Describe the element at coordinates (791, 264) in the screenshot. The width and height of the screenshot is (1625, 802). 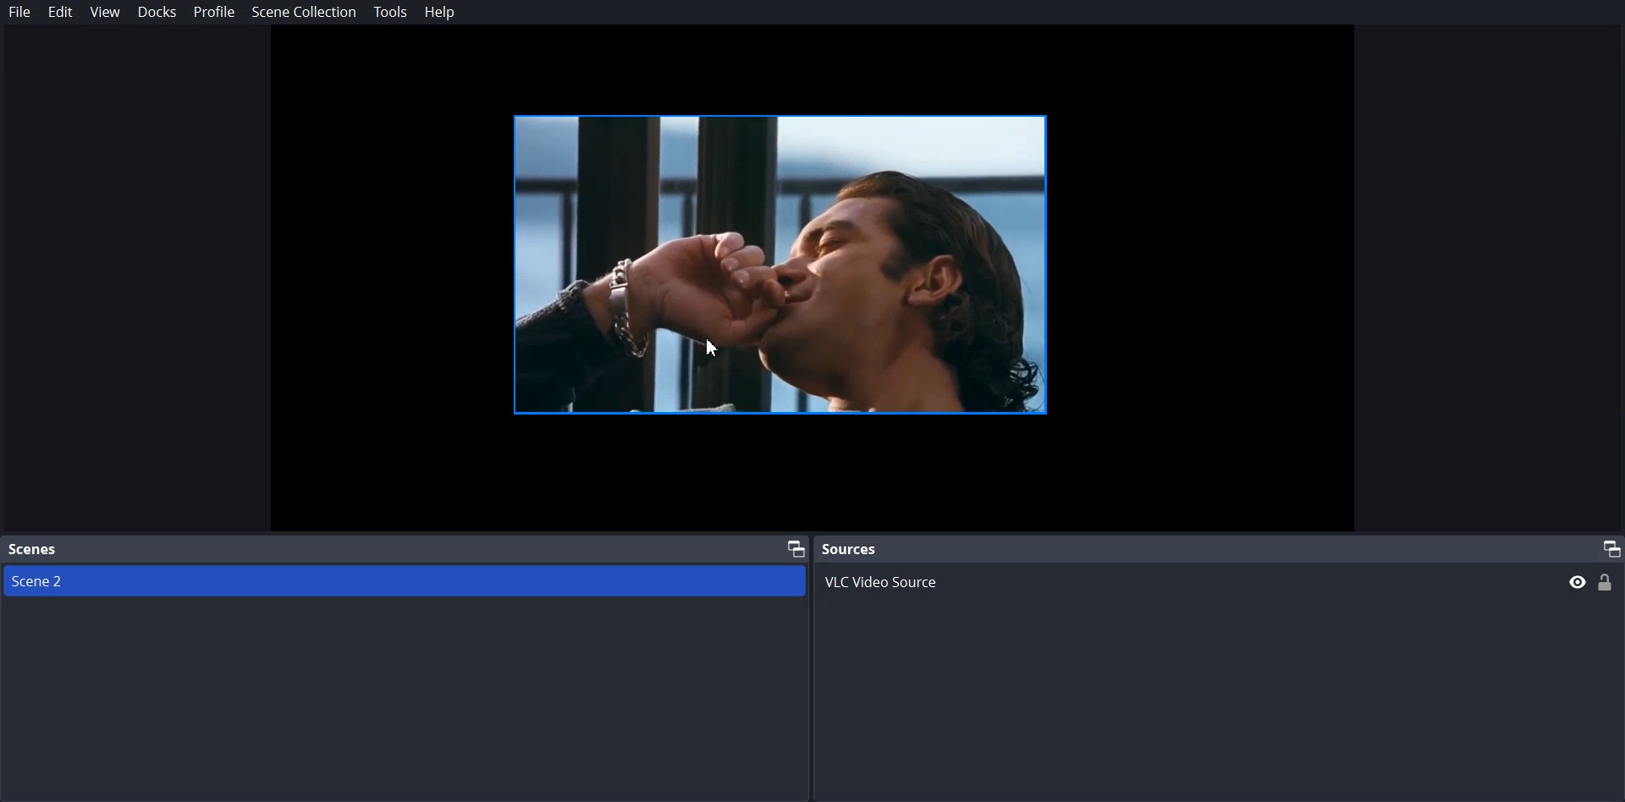
I see `File Preview window` at that location.